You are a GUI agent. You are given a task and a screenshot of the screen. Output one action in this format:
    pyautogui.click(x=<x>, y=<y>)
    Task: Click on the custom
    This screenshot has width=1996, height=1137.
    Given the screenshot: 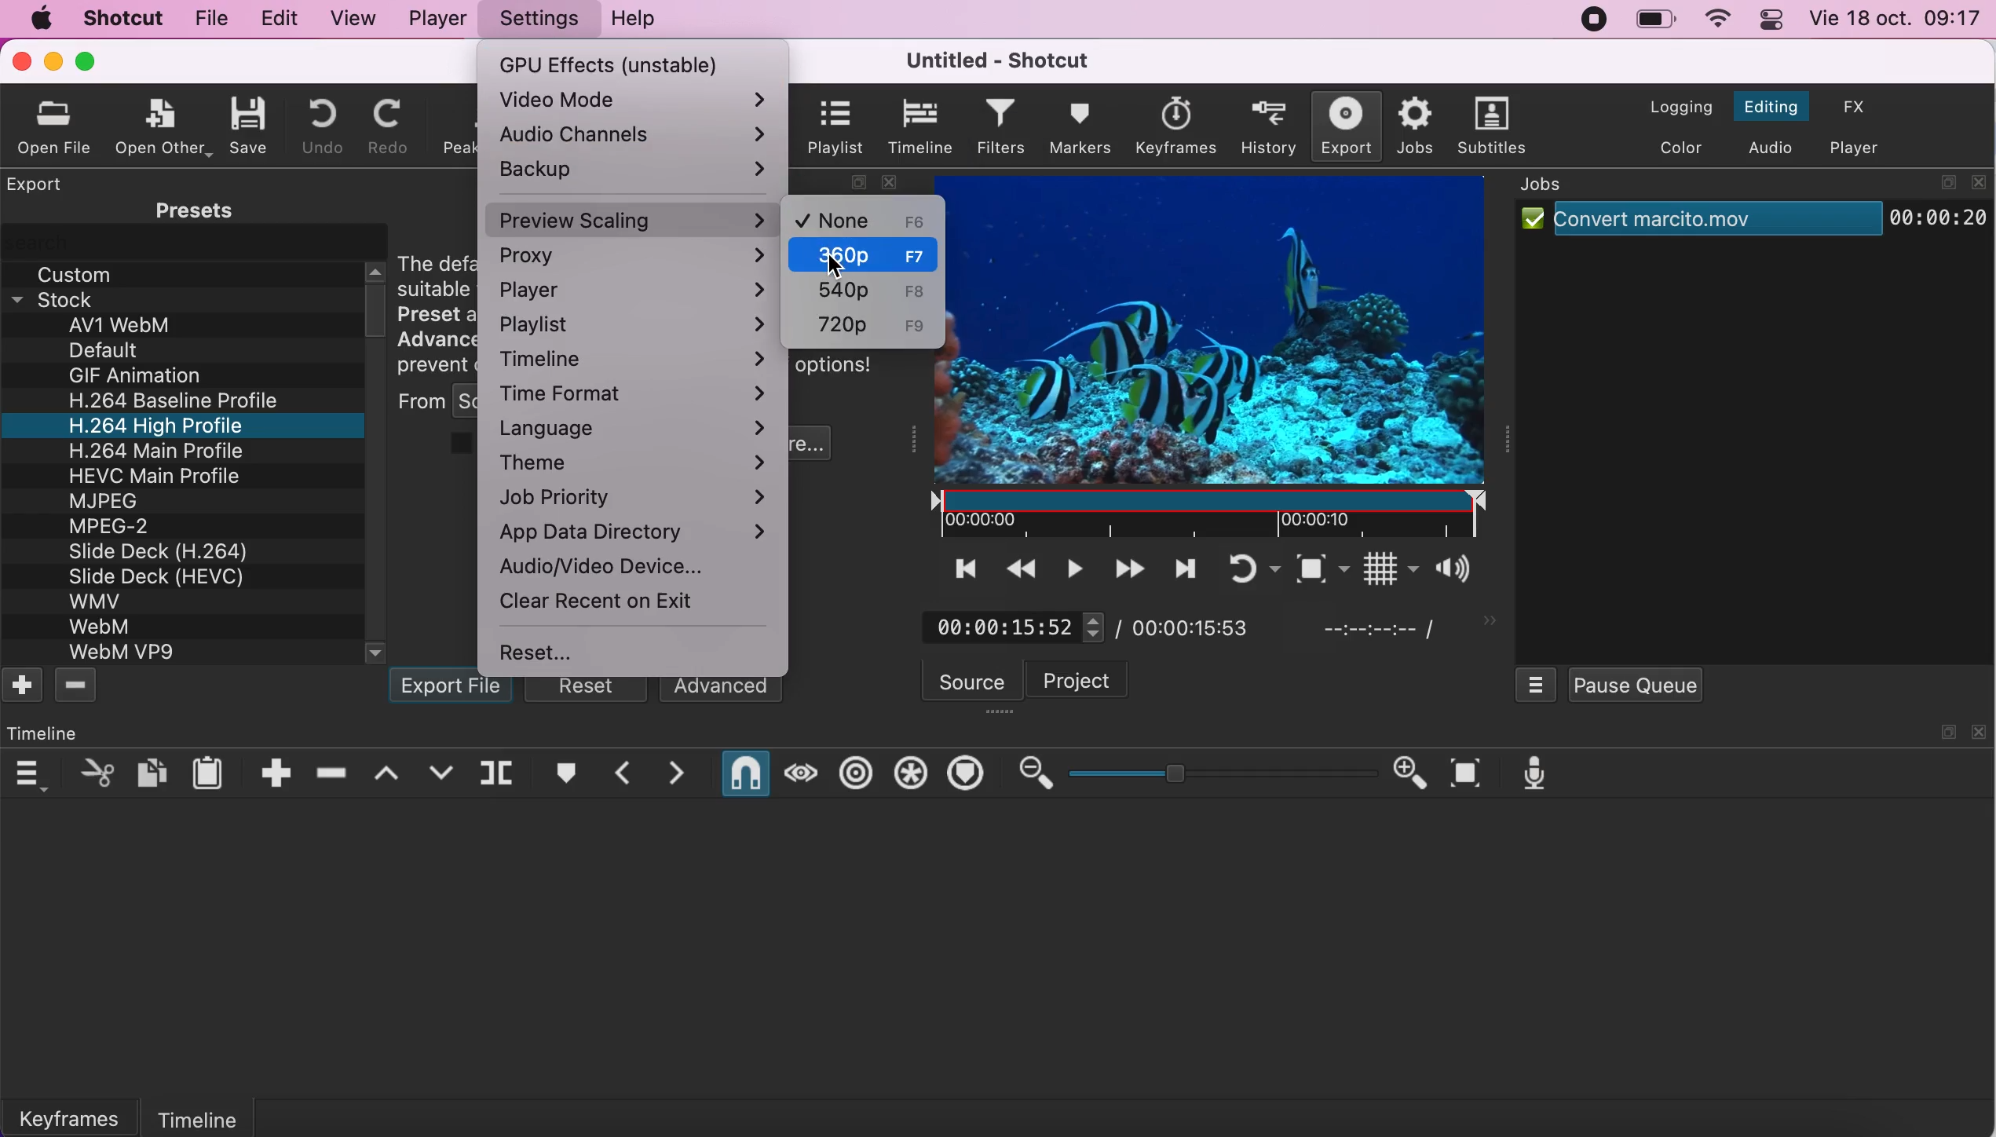 What is the action you would take?
    pyautogui.click(x=81, y=271)
    